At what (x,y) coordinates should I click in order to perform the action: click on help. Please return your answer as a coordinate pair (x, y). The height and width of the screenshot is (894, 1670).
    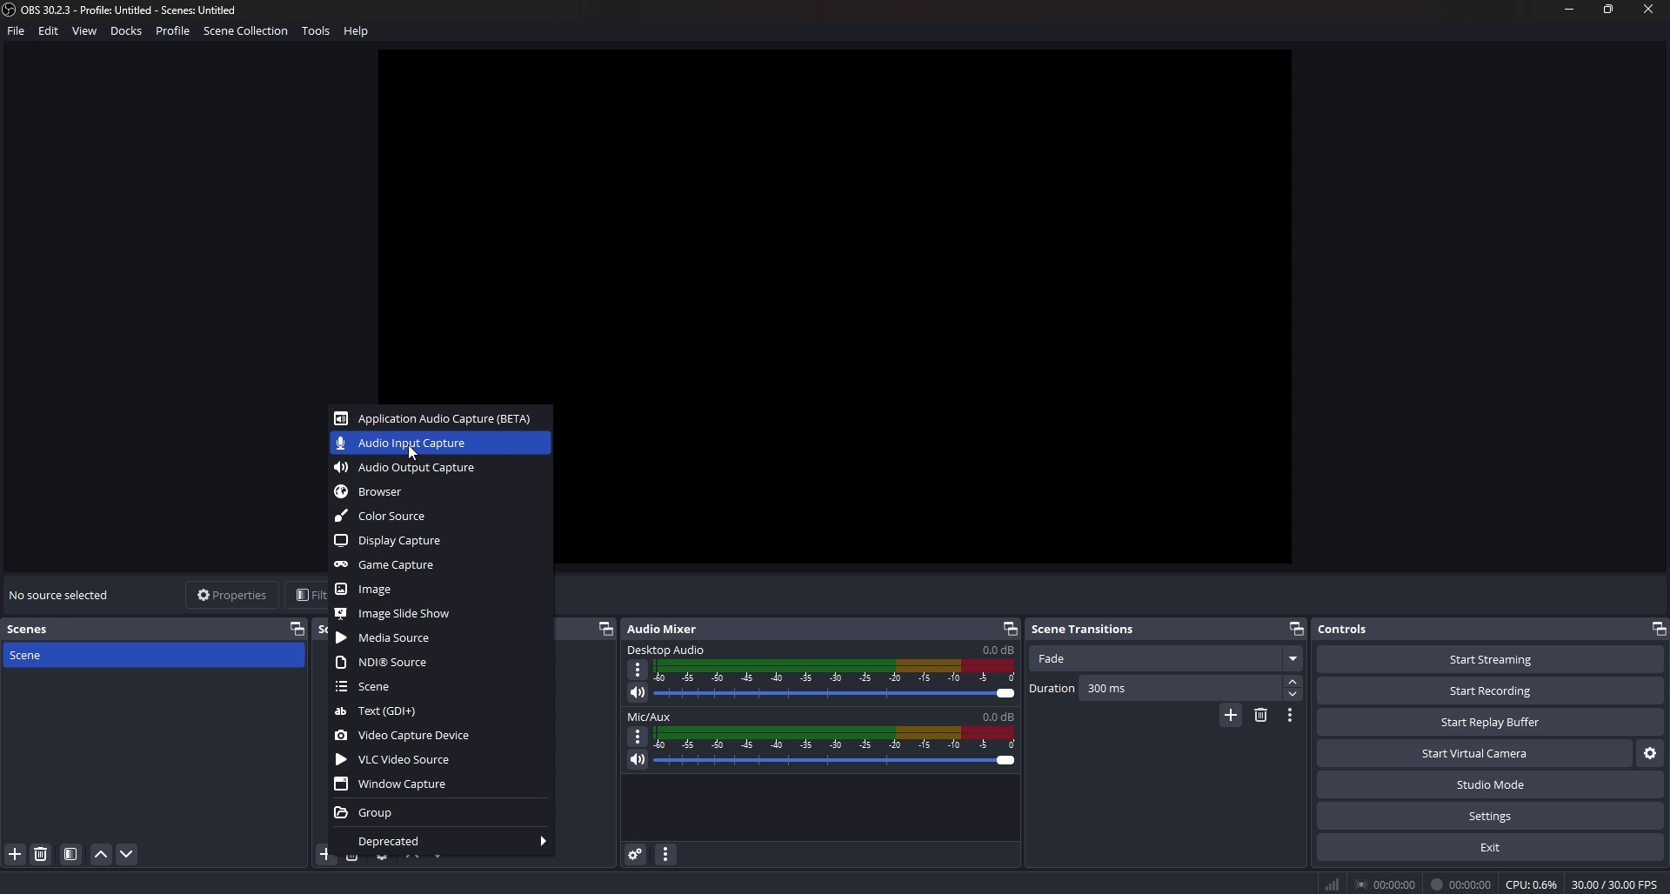
    Looking at the image, I should click on (360, 33).